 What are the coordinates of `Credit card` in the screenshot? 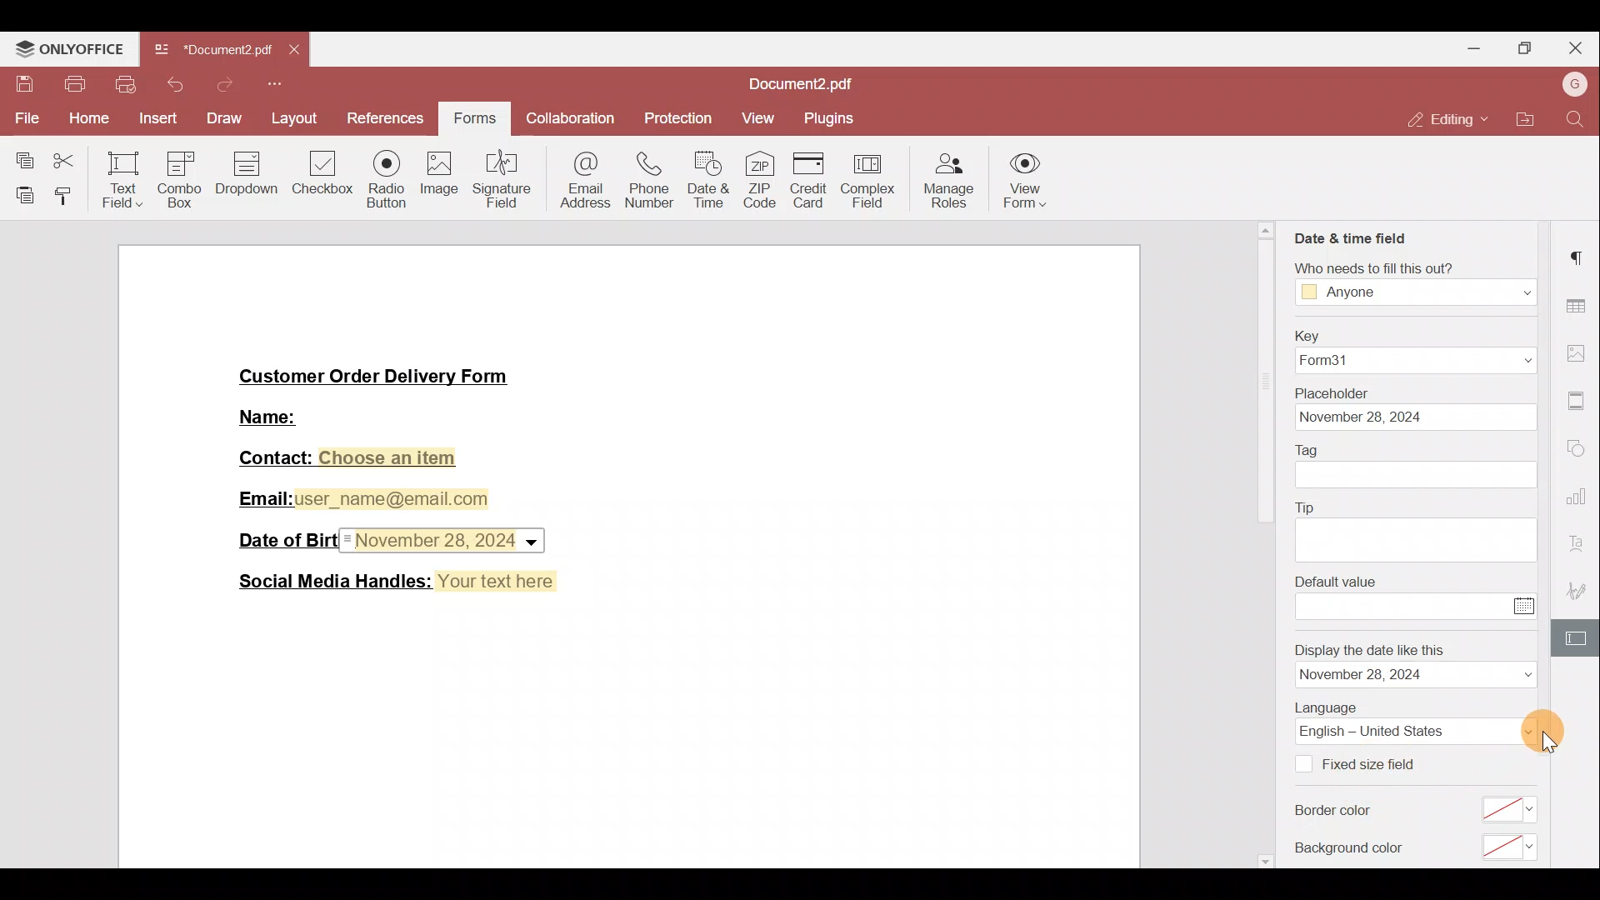 It's located at (816, 181).